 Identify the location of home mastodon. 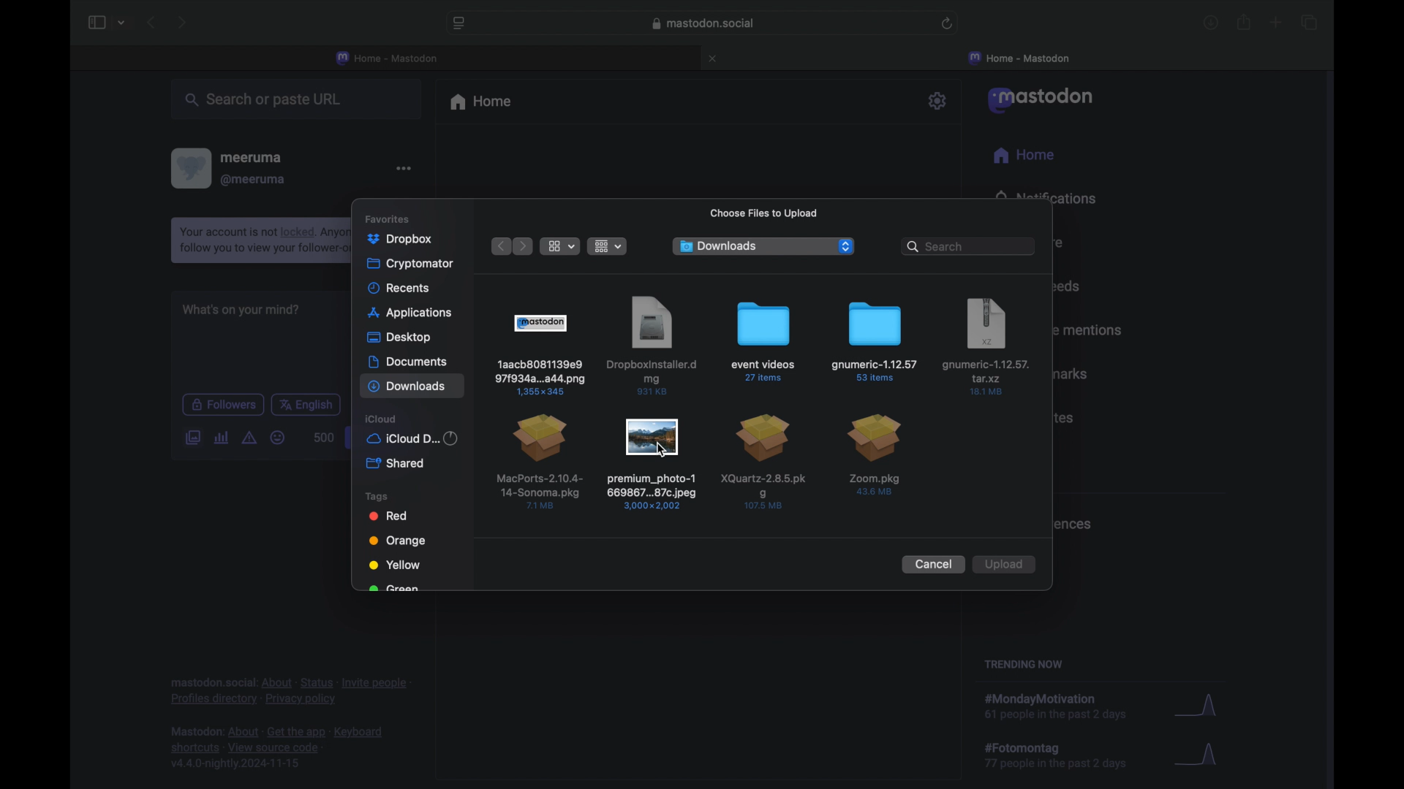
(1019, 58).